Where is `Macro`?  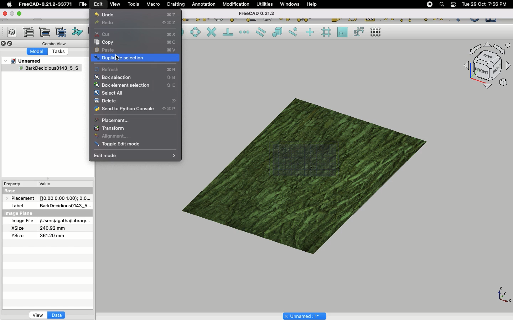 Macro is located at coordinates (154, 4).